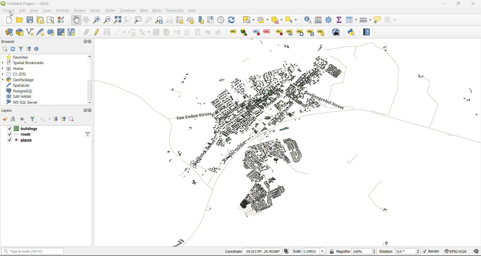 The image size is (481, 256). I want to click on scale, so click(308, 251).